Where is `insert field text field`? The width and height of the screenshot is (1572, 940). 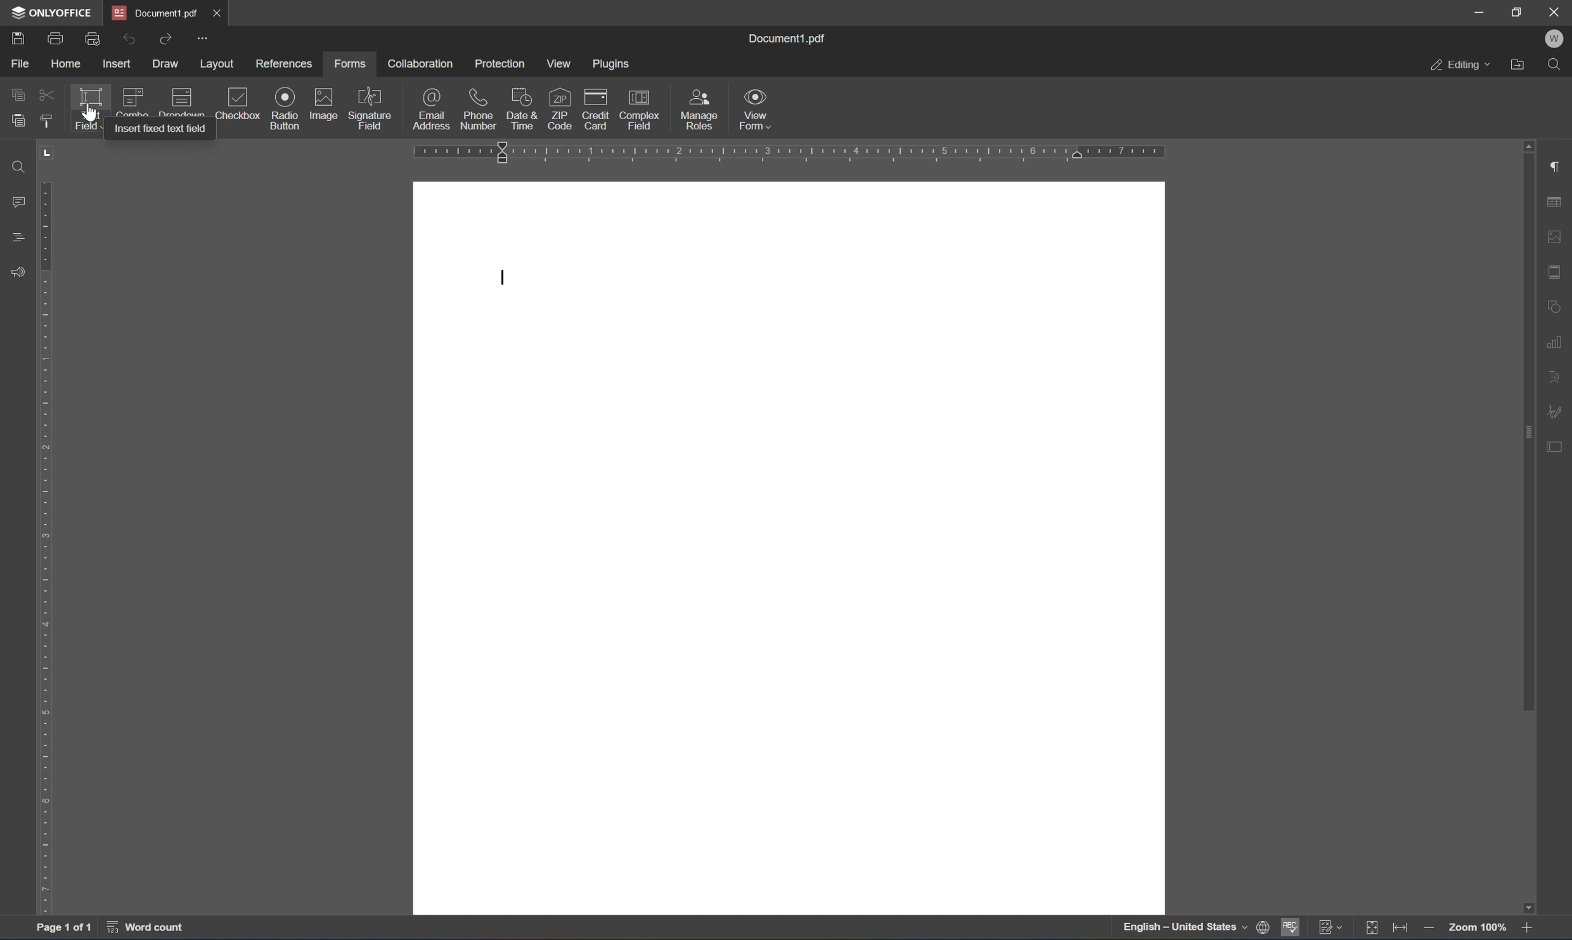
insert field text field is located at coordinates (157, 130).